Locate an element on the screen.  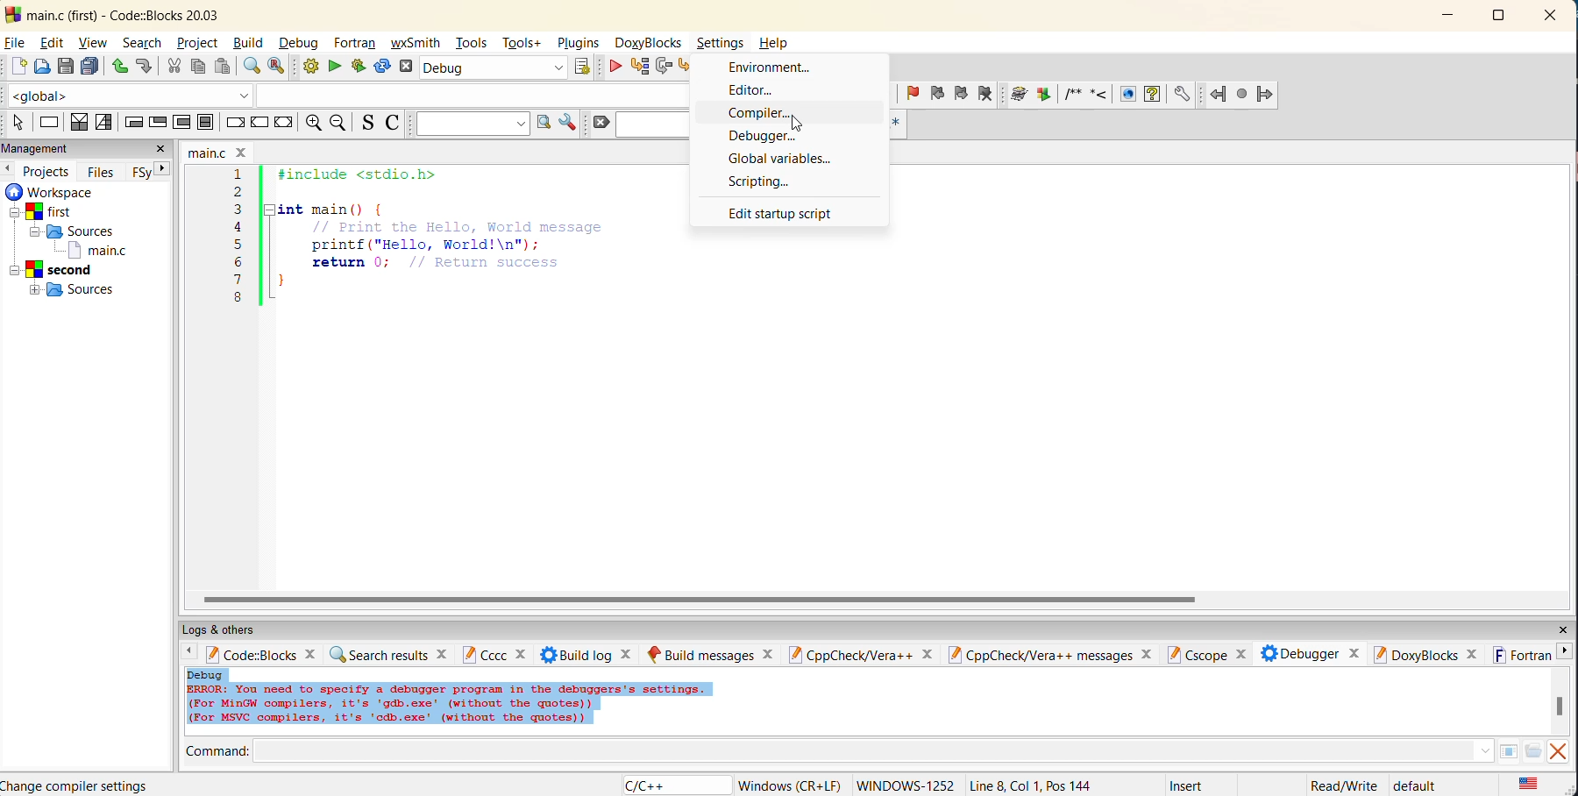
build is located at coordinates (250, 45).